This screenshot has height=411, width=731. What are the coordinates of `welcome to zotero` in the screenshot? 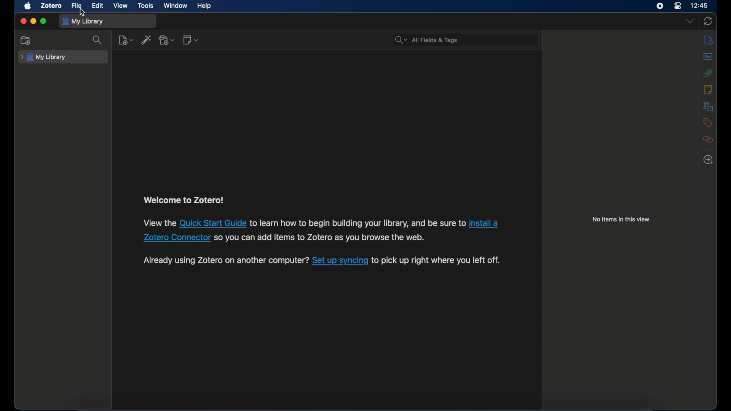 It's located at (183, 200).